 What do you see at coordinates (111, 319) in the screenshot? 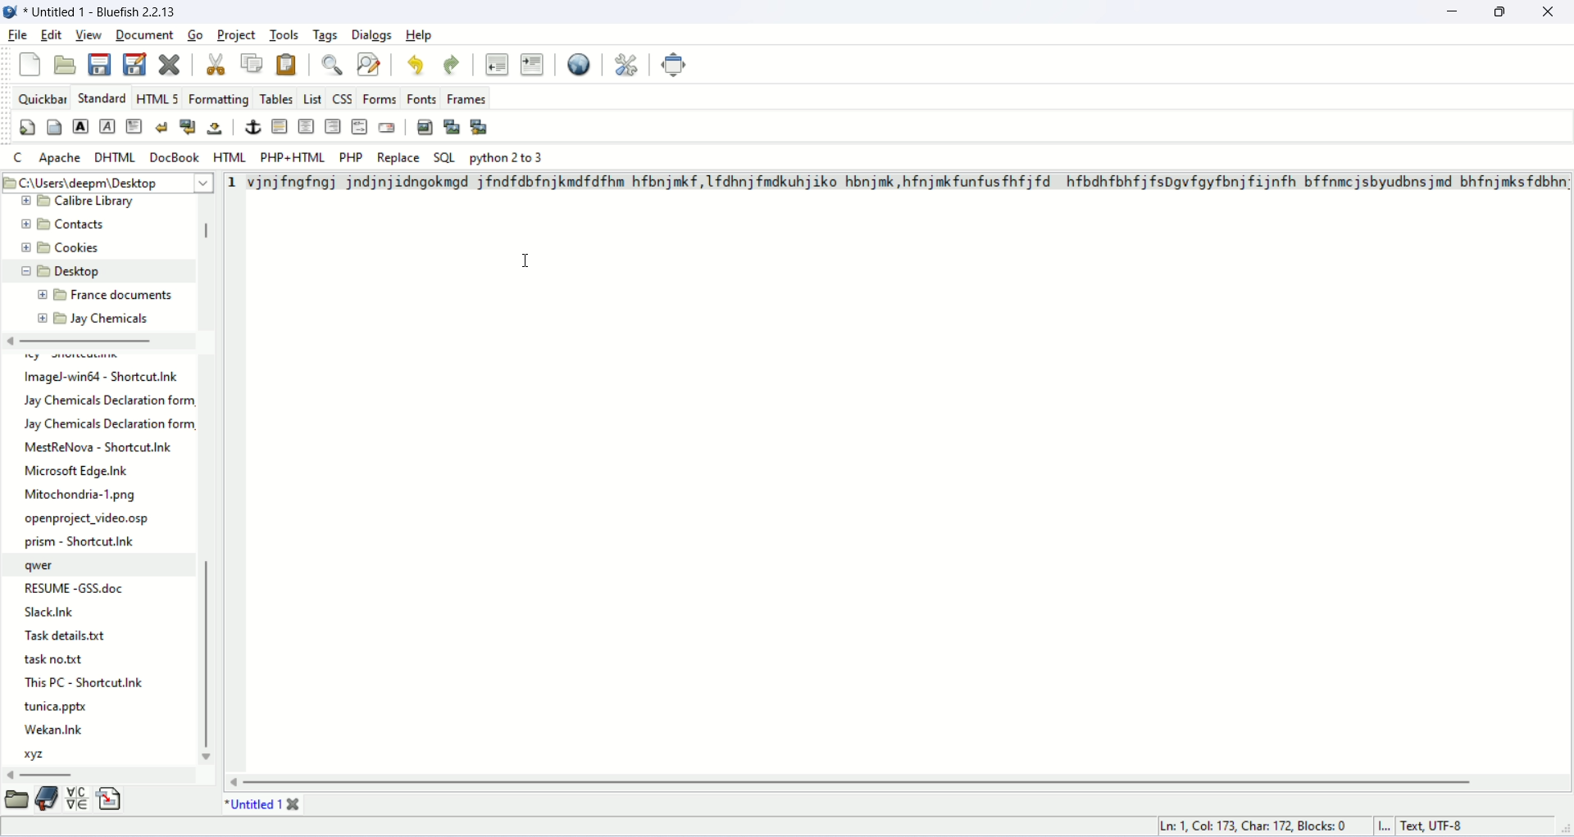
I see `Jay Chemicals` at bounding box center [111, 319].